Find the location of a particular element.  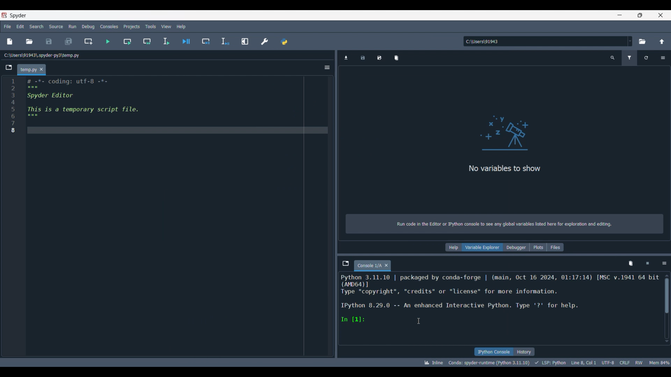

Create new cell at current line is located at coordinates (88, 42).